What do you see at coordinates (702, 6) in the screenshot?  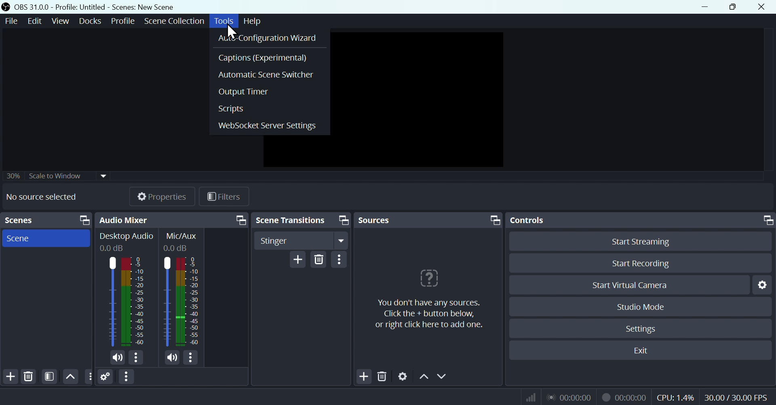 I see `minimise` at bounding box center [702, 6].